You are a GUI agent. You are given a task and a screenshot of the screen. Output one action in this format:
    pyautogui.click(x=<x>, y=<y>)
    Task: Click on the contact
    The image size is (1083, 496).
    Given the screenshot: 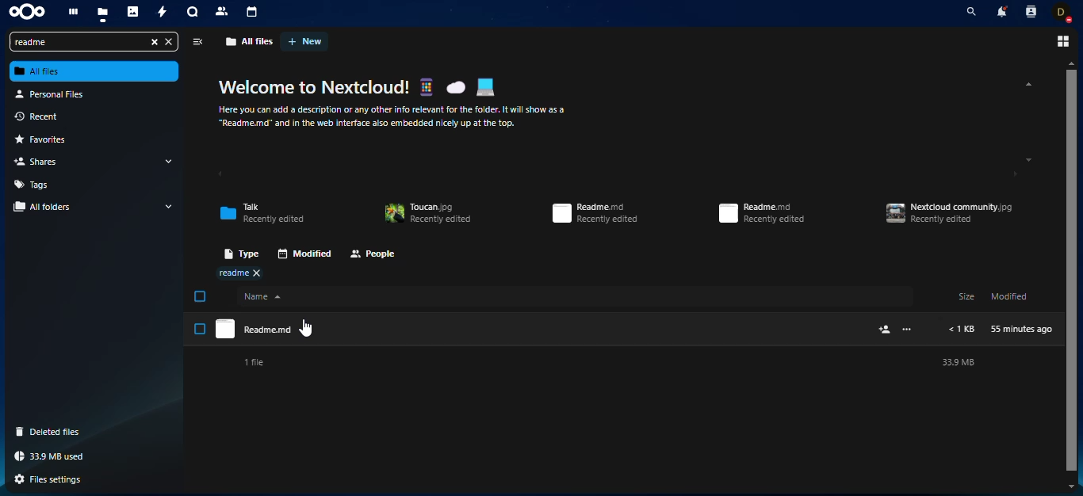 What is the action you would take?
    pyautogui.click(x=223, y=11)
    